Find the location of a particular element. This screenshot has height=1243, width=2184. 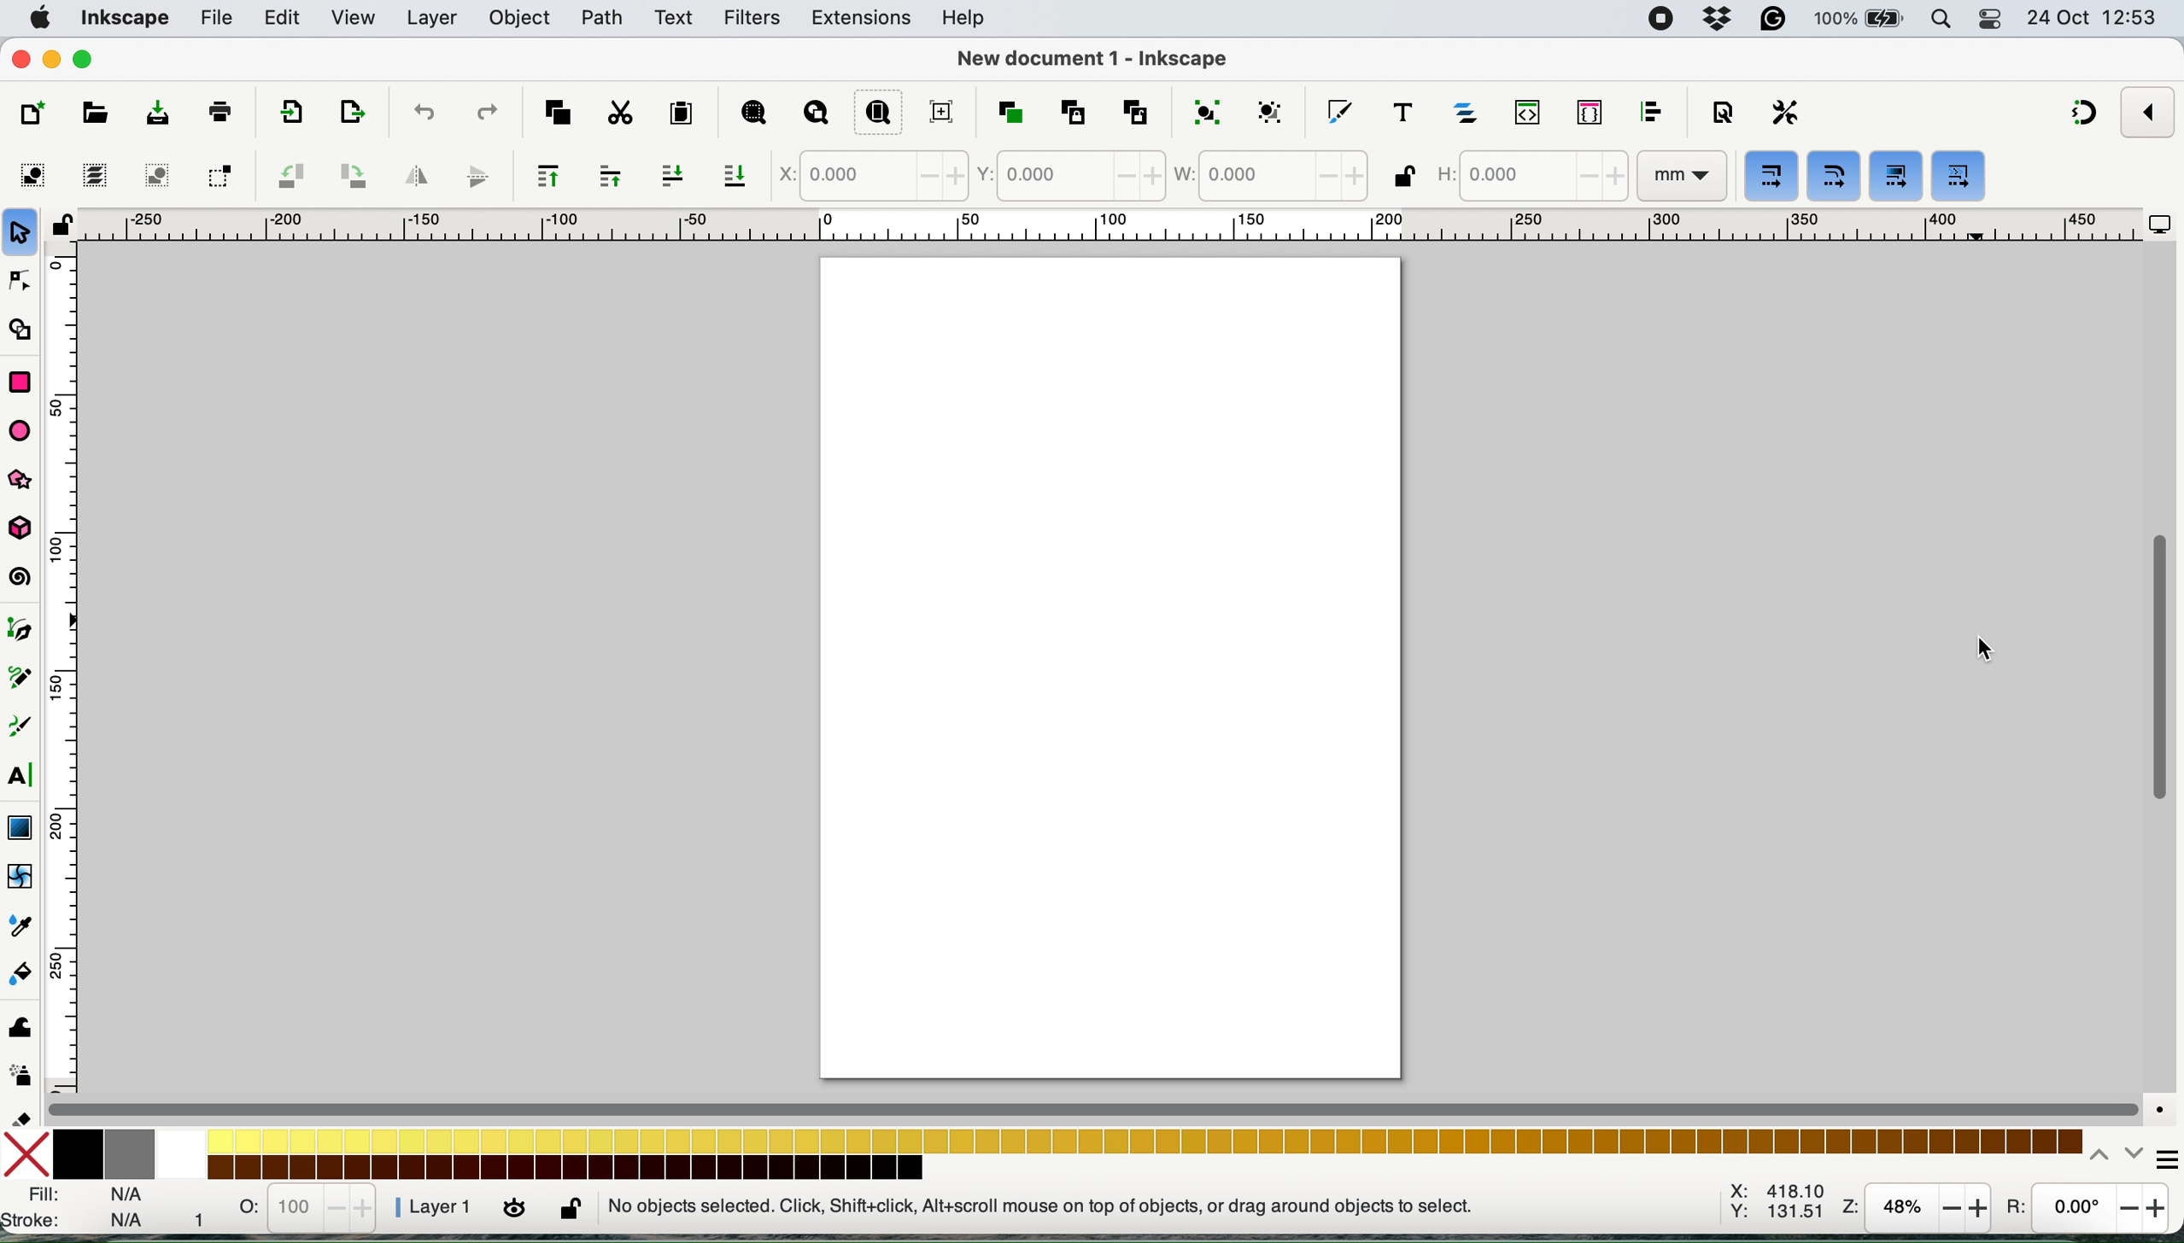

align and distribute is located at coordinates (1651, 112).